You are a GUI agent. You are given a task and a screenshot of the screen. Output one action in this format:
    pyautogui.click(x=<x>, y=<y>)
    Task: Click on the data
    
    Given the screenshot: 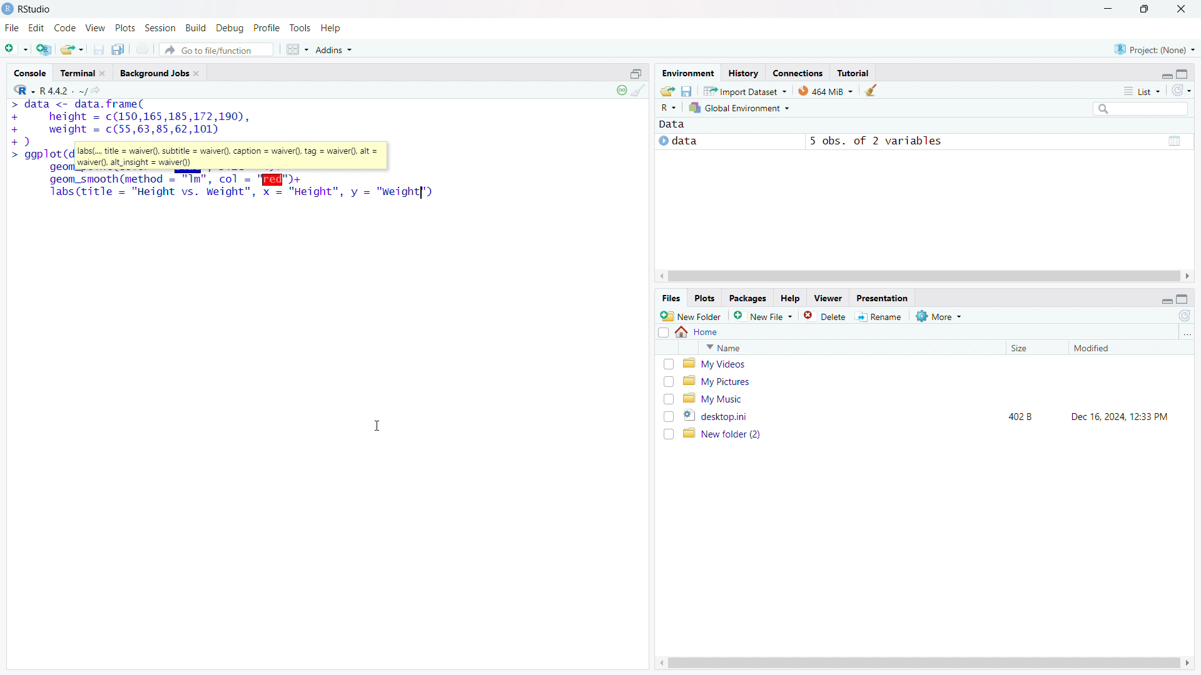 What is the action you would take?
    pyautogui.click(x=672, y=125)
    